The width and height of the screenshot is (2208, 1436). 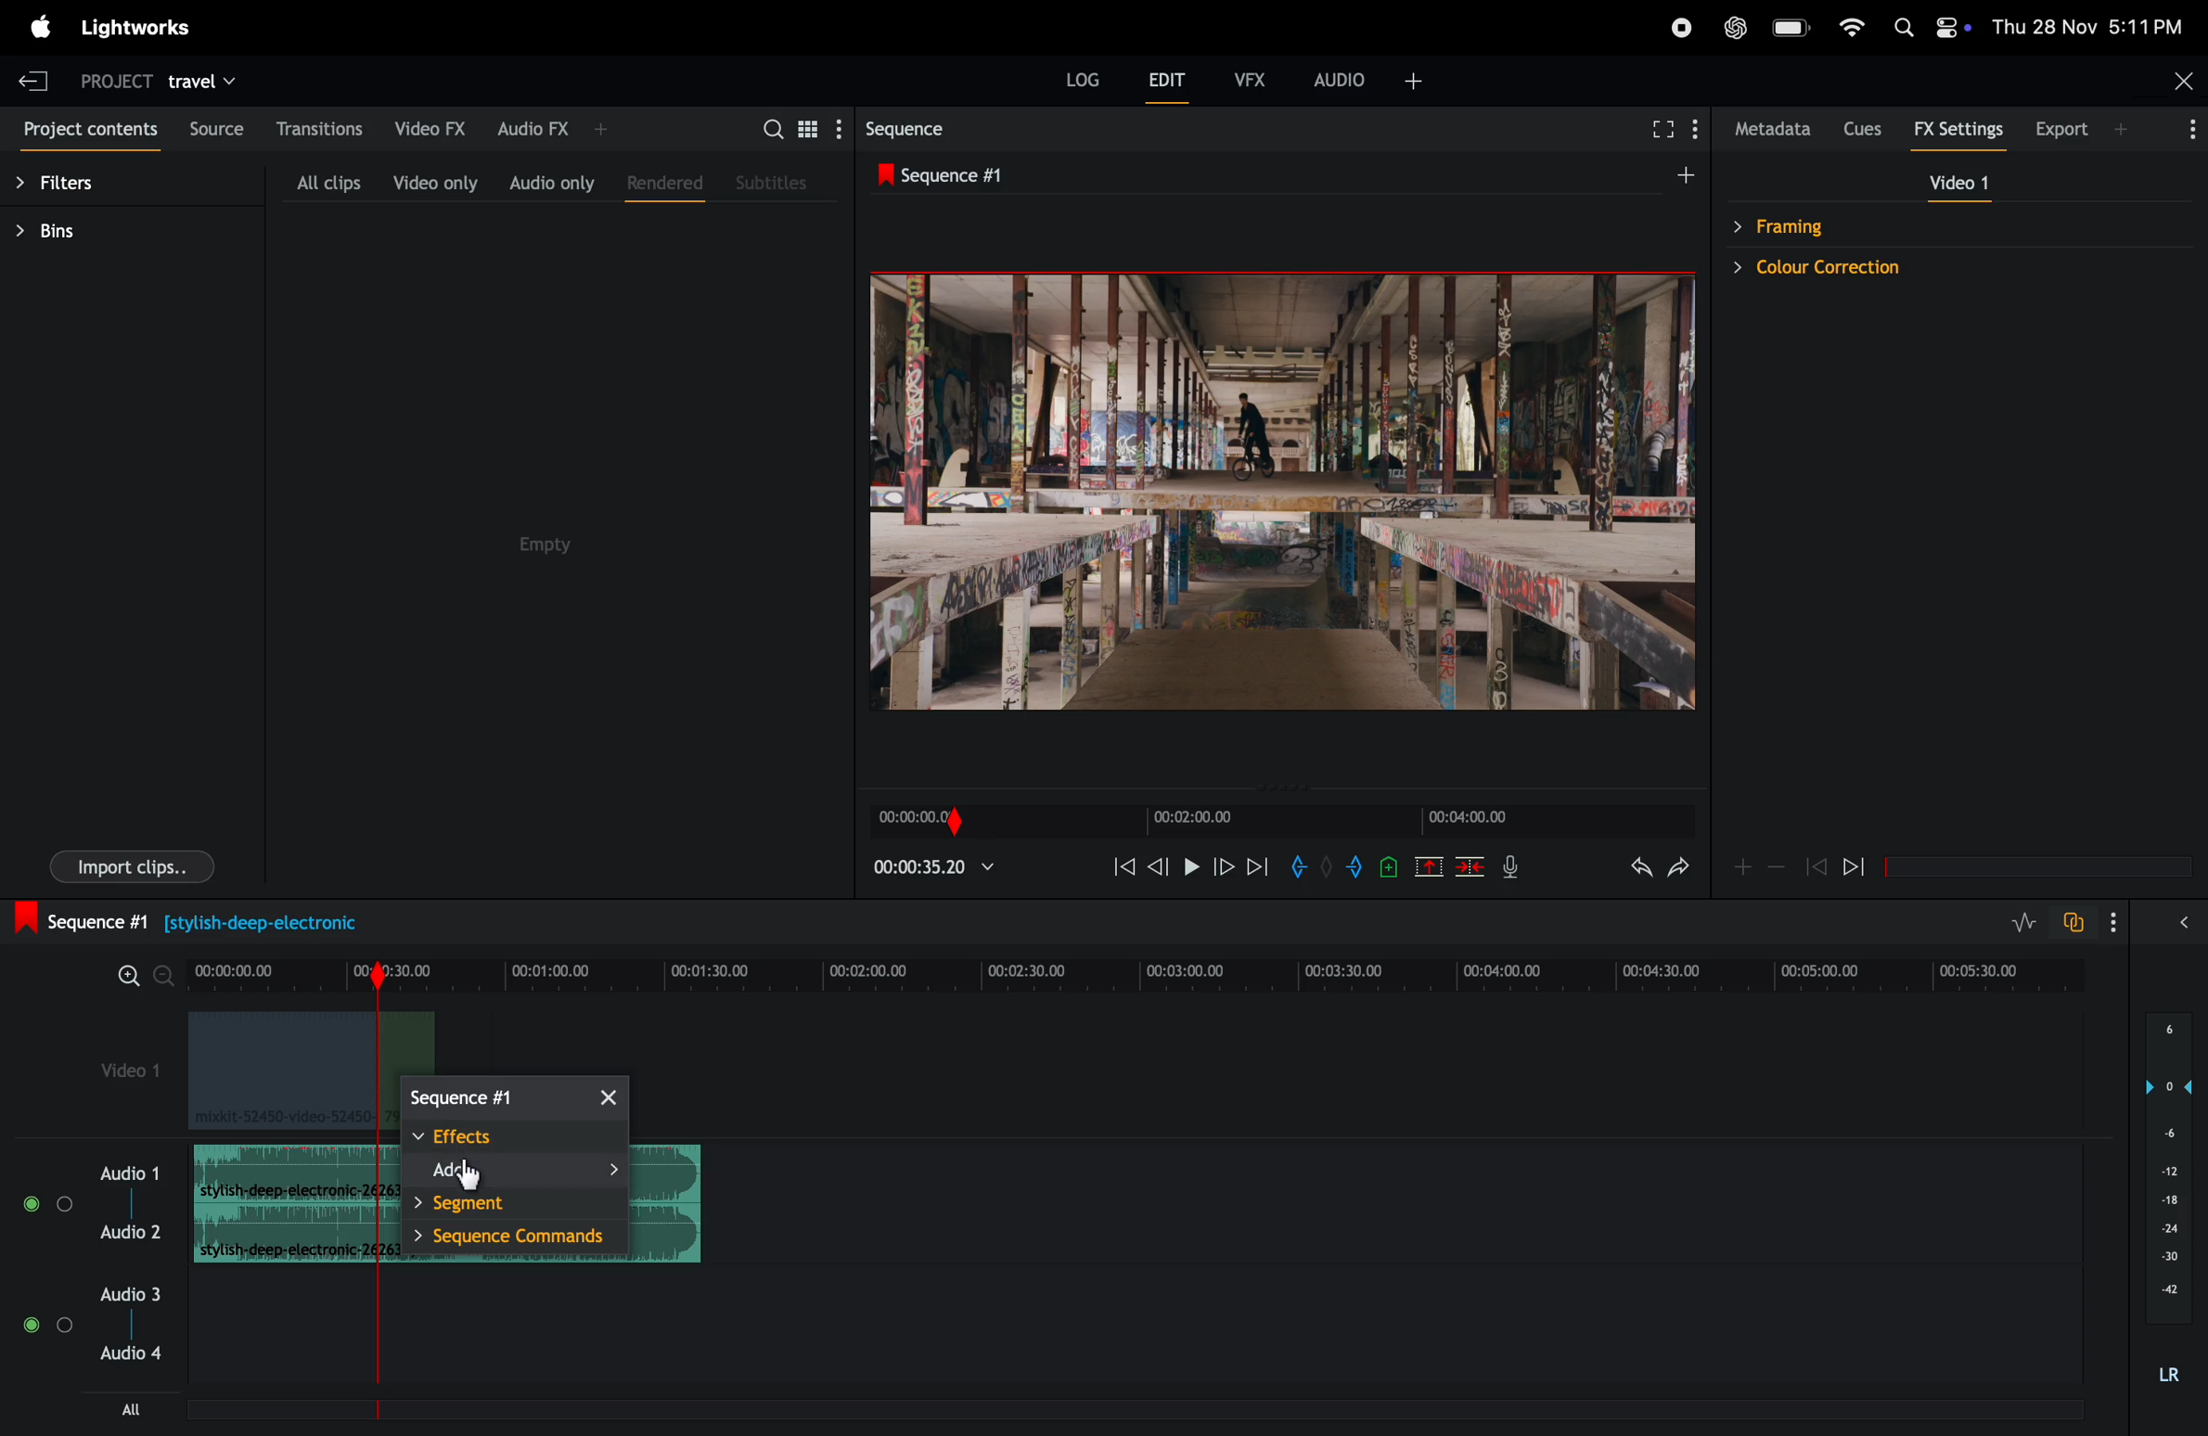 I want to click on Close, so click(x=2181, y=79).